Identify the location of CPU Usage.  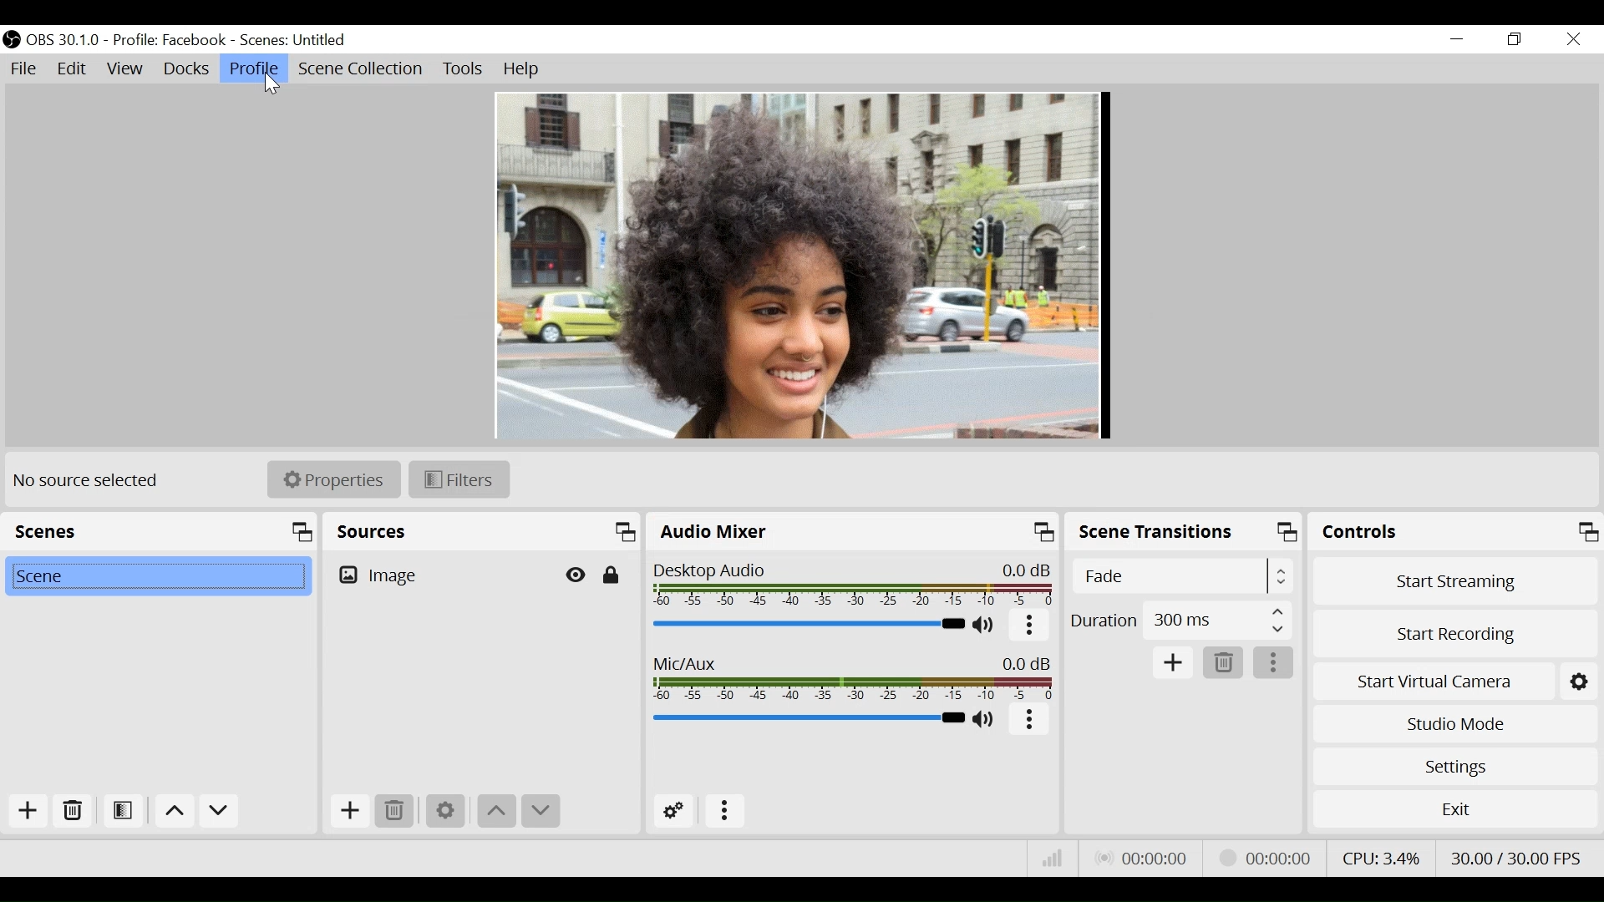
(1383, 856).